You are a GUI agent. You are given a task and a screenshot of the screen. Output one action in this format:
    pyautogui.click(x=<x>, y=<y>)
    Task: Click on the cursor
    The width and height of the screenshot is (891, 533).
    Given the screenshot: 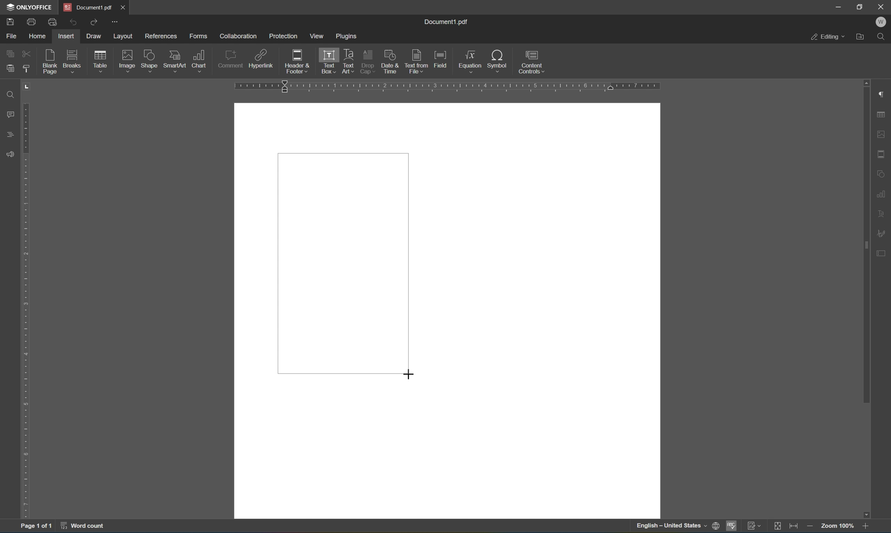 What is the action you would take?
    pyautogui.click(x=408, y=373)
    